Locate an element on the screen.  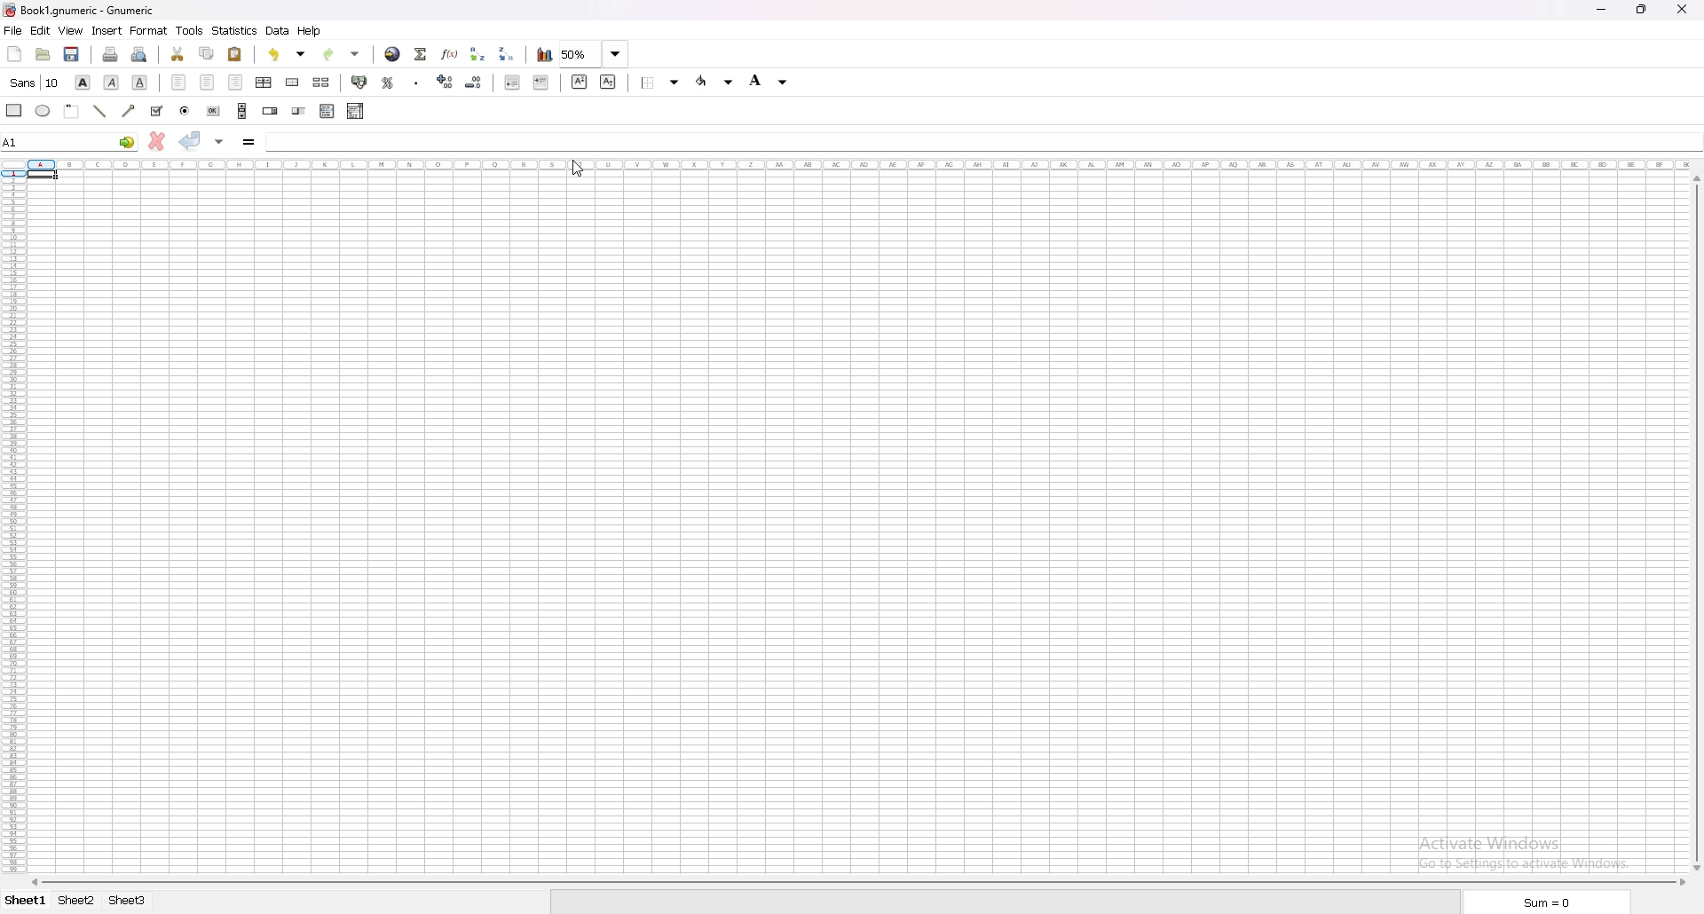
combo box is located at coordinates (356, 111).